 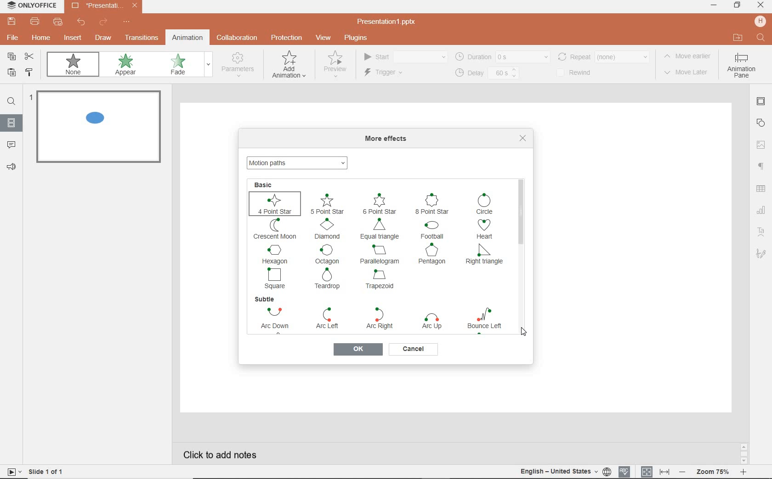 What do you see at coordinates (325, 38) in the screenshot?
I see `view` at bounding box center [325, 38].